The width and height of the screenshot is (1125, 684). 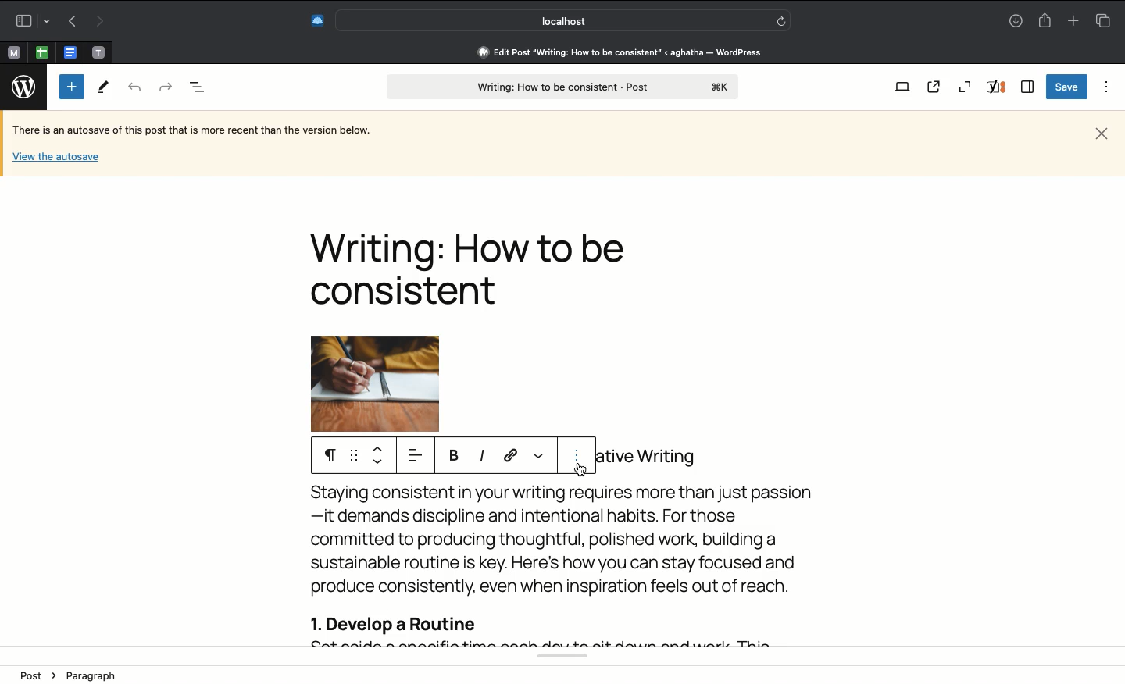 I want to click on View post, so click(x=937, y=87).